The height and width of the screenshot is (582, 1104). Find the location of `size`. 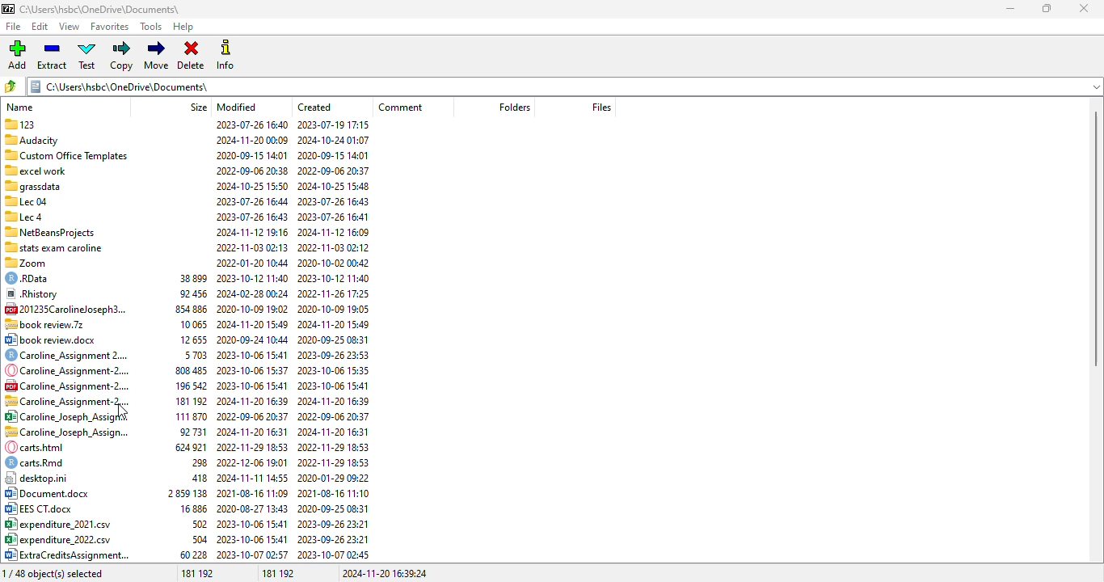

size is located at coordinates (199, 107).